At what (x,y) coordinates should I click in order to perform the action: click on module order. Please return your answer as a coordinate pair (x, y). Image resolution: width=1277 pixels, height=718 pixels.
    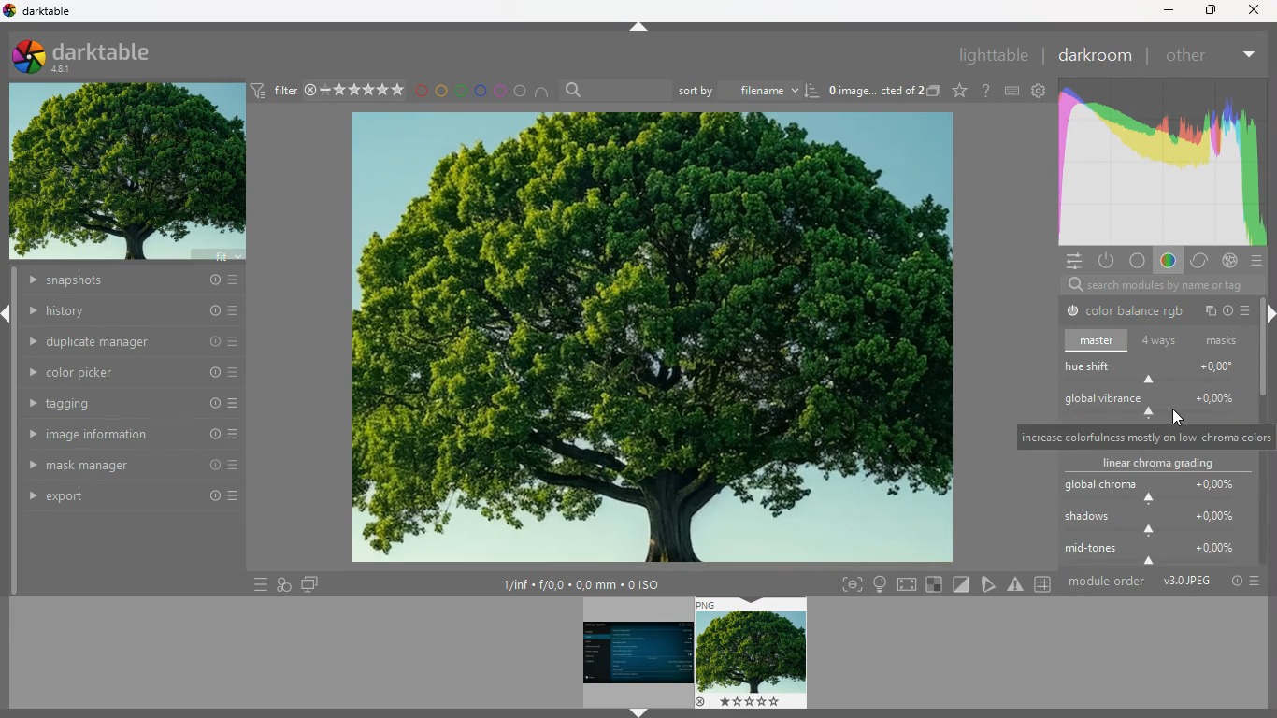
    Looking at the image, I should click on (1163, 581).